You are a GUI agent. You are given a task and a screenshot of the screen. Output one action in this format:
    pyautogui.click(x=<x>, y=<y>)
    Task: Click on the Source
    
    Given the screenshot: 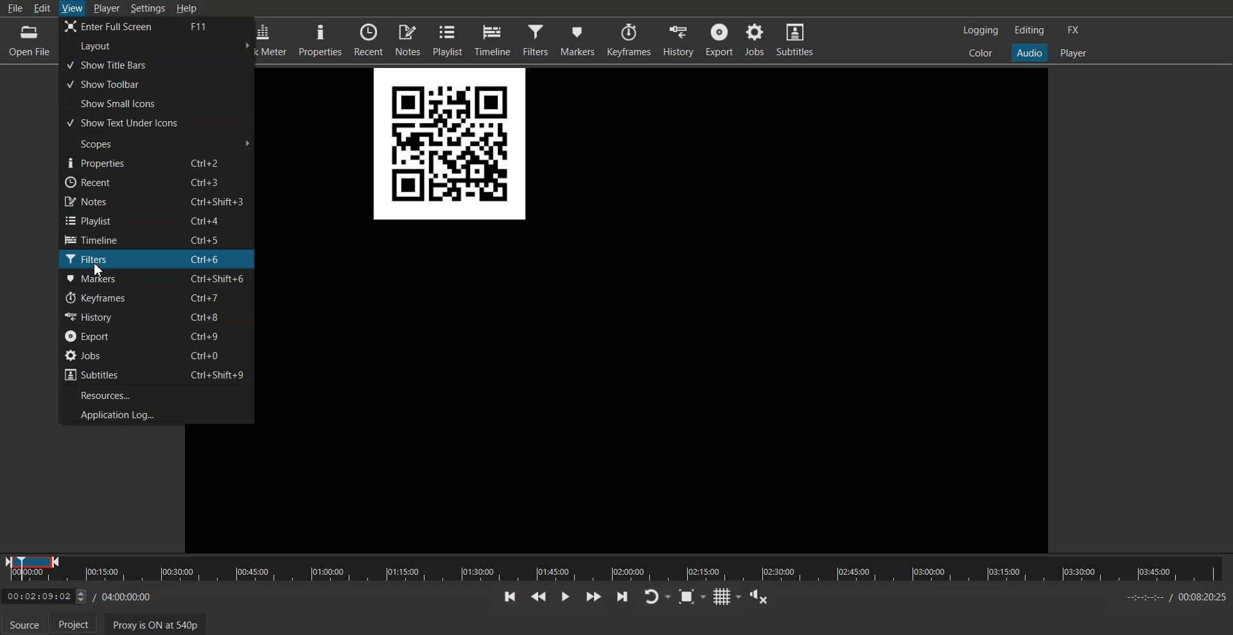 What is the action you would take?
    pyautogui.click(x=24, y=623)
    